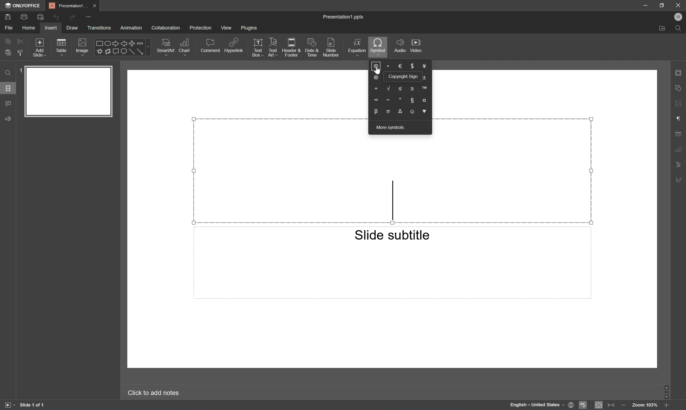 The height and width of the screenshot is (410, 686). What do you see at coordinates (200, 27) in the screenshot?
I see `Protection` at bounding box center [200, 27].